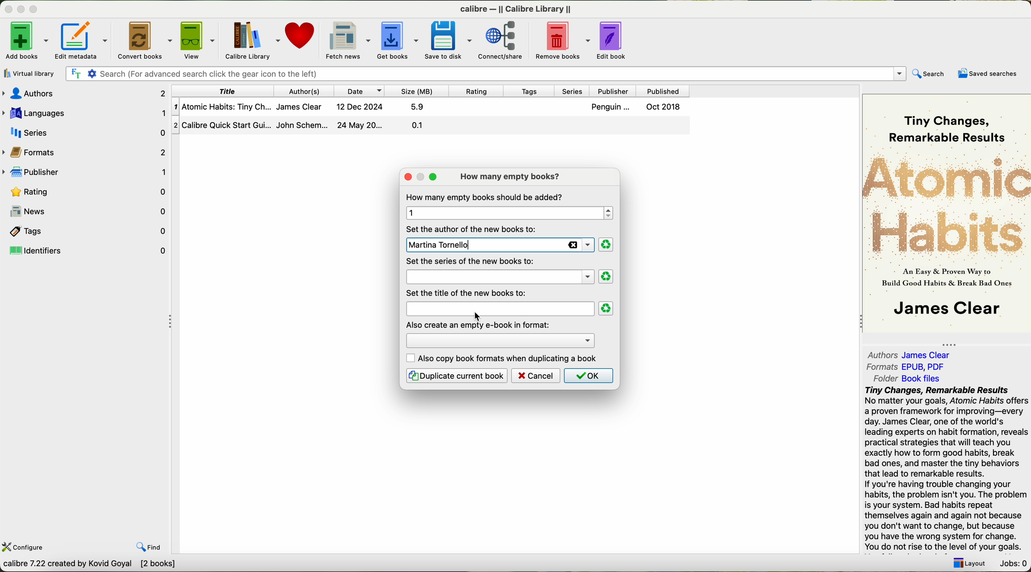 This screenshot has width=1031, height=572. I want to click on try changes remarkable results no matter your goals ,Atomic Habits offers a proven framework for improvity every day ,James Clear one of the word's leading expert on habit formation reveals practice startegies that will teach you howto form break bad ones and improve tiny beahbviors turn in ramarkable results.you do not rise to the level of your goals., so click(941, 469).